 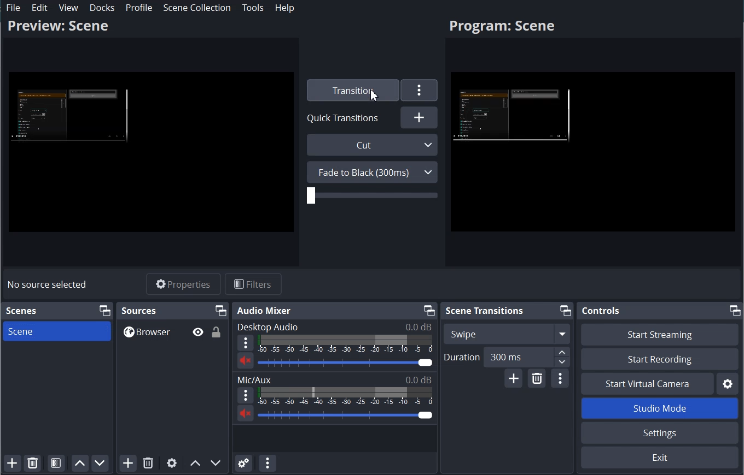 I want to click on Audio Mixer, so click(x=265, y=311).